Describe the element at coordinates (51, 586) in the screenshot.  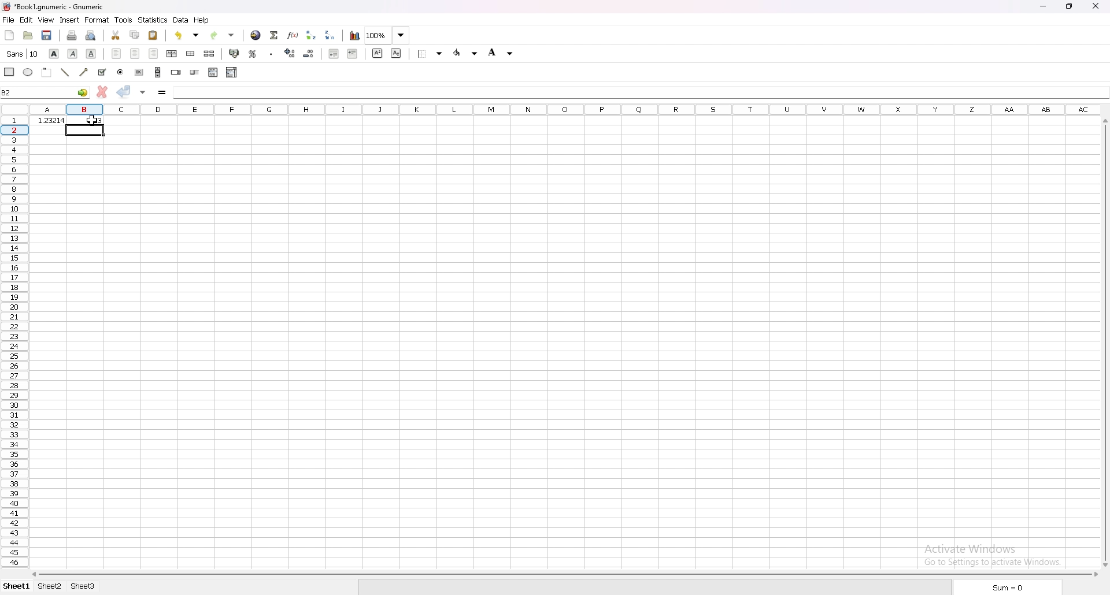
I see `sheet 2` at that location.